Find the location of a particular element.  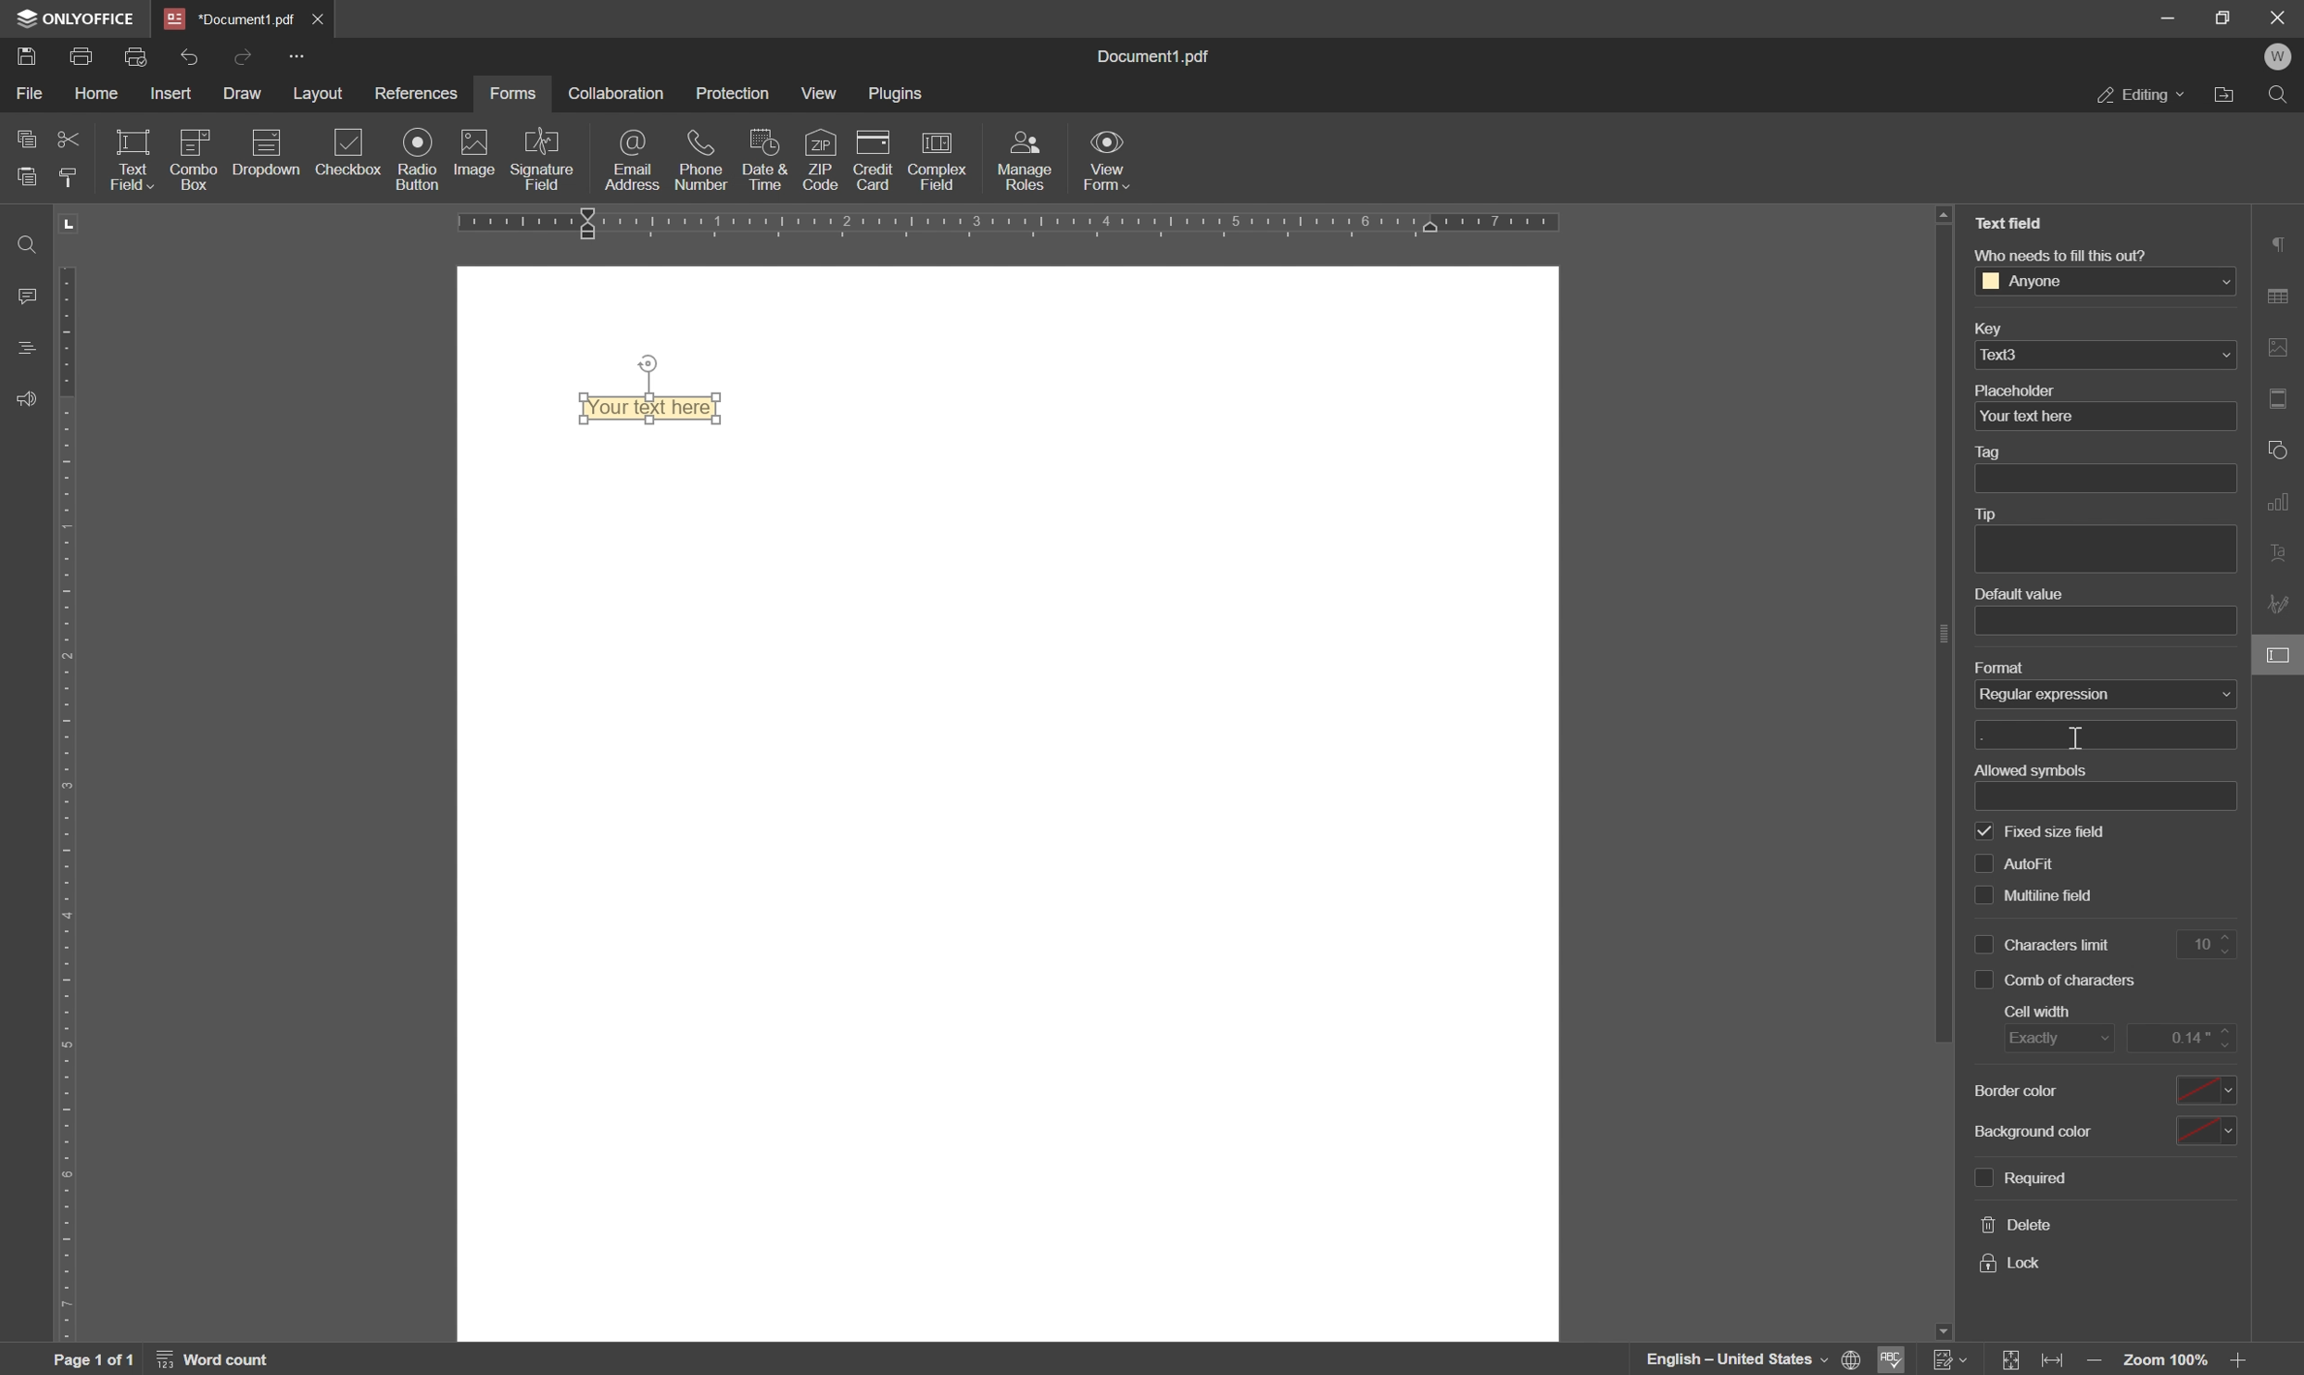

comb of characters is located at coordinates (2075, 981).